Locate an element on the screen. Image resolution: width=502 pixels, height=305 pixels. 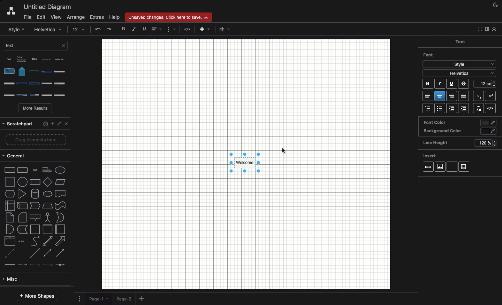
Line height is located at coordinates (458, 143).